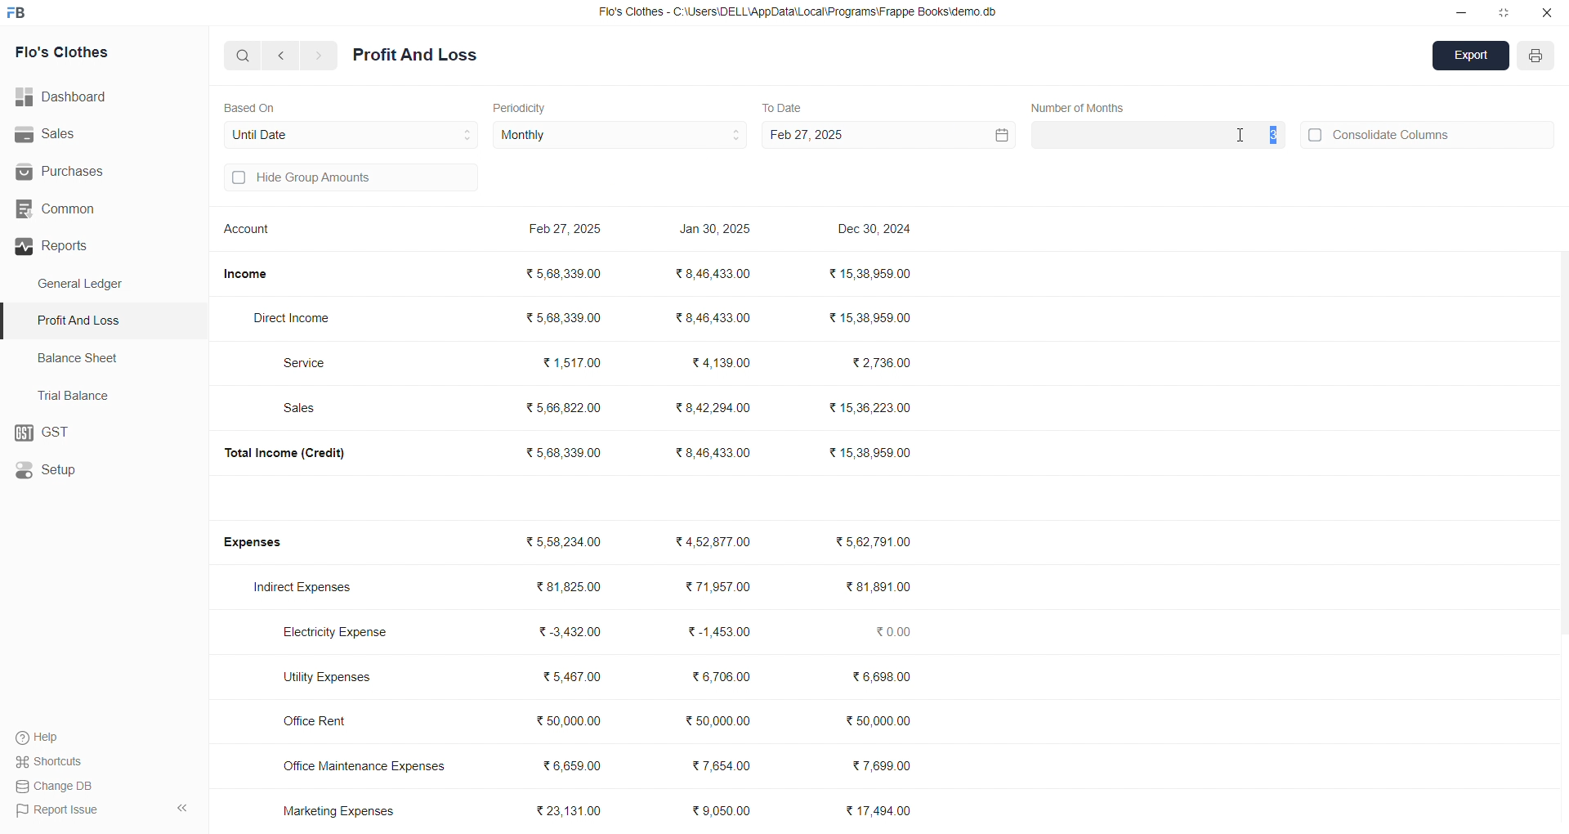 Image resolution: width=1569 pixels, height=834 pixels. Describe the element at coordinates (873, 540) in the screenshot. I see `₹5,62,791.00` at that location.